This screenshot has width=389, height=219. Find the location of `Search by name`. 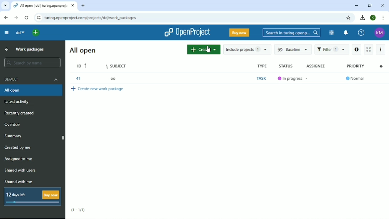

Search by name is located at coordinates (33, 62).